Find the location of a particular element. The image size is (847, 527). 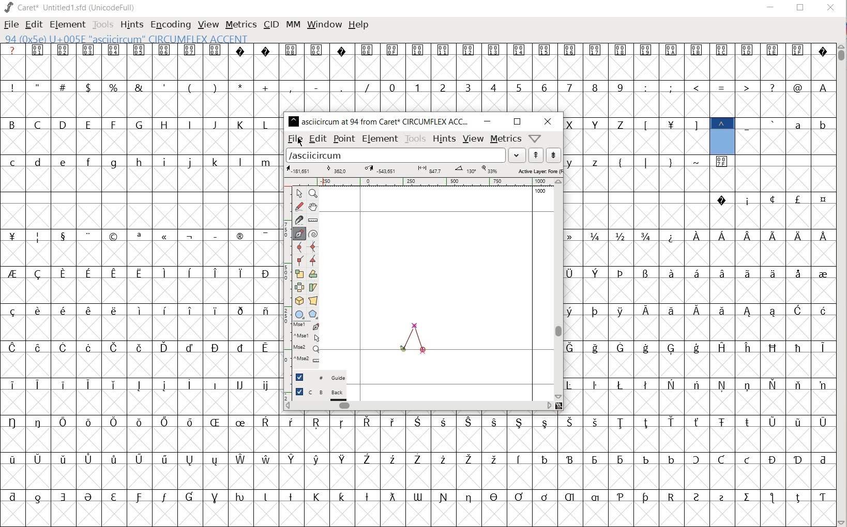

add a curve point always either horizontal or vertical is located at coordinates (313, 247).